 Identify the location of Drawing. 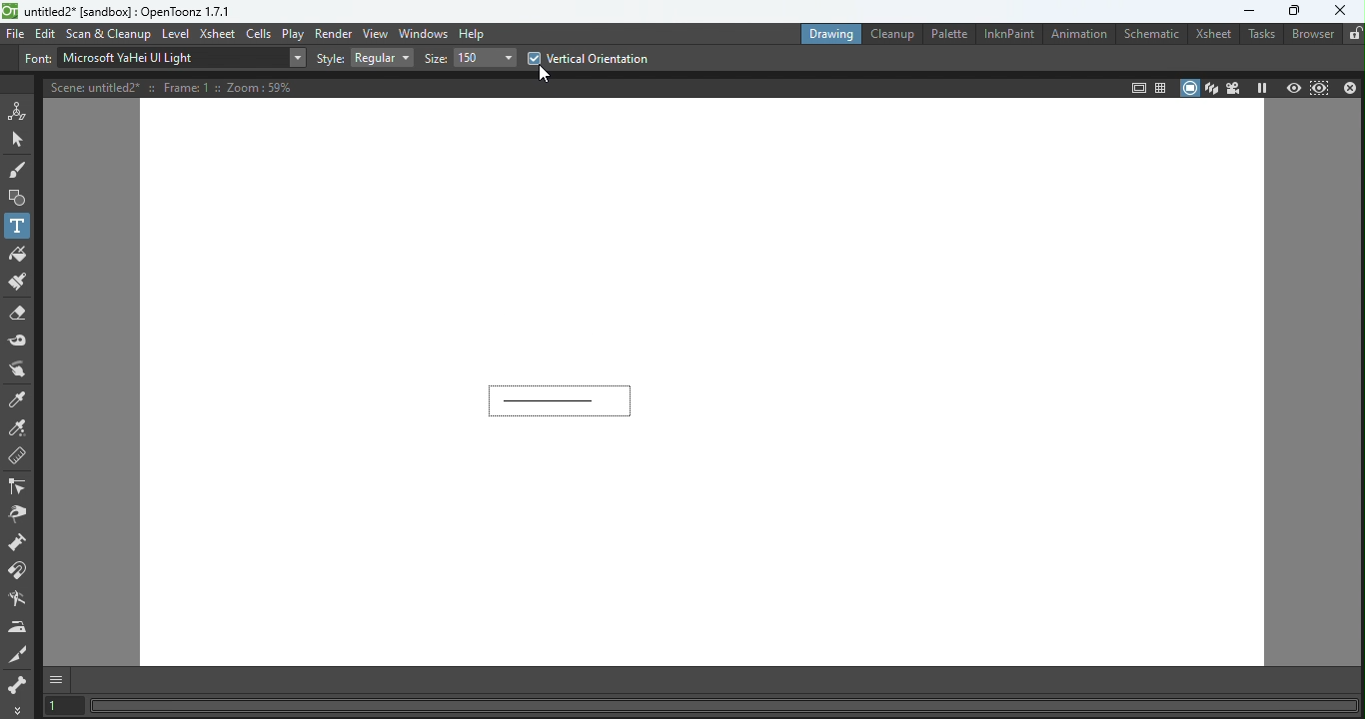
(831, 33).